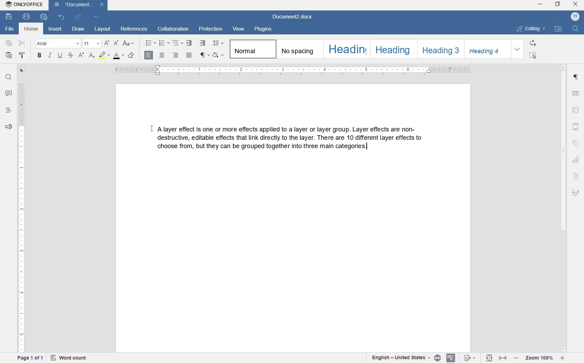  What do you see at coordinates (31, 358) in the screenshot?
I see `page 1 of 1` at bounding box center [31, 358].